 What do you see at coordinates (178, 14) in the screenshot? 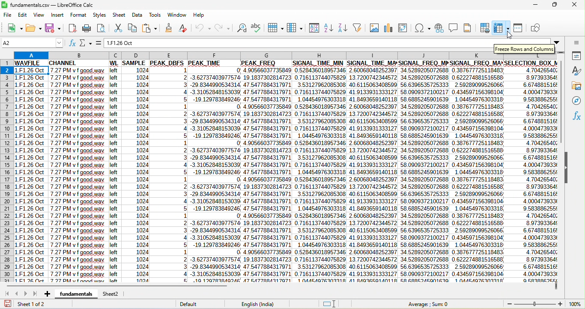
I see `window` at bounding box center [178, 14].